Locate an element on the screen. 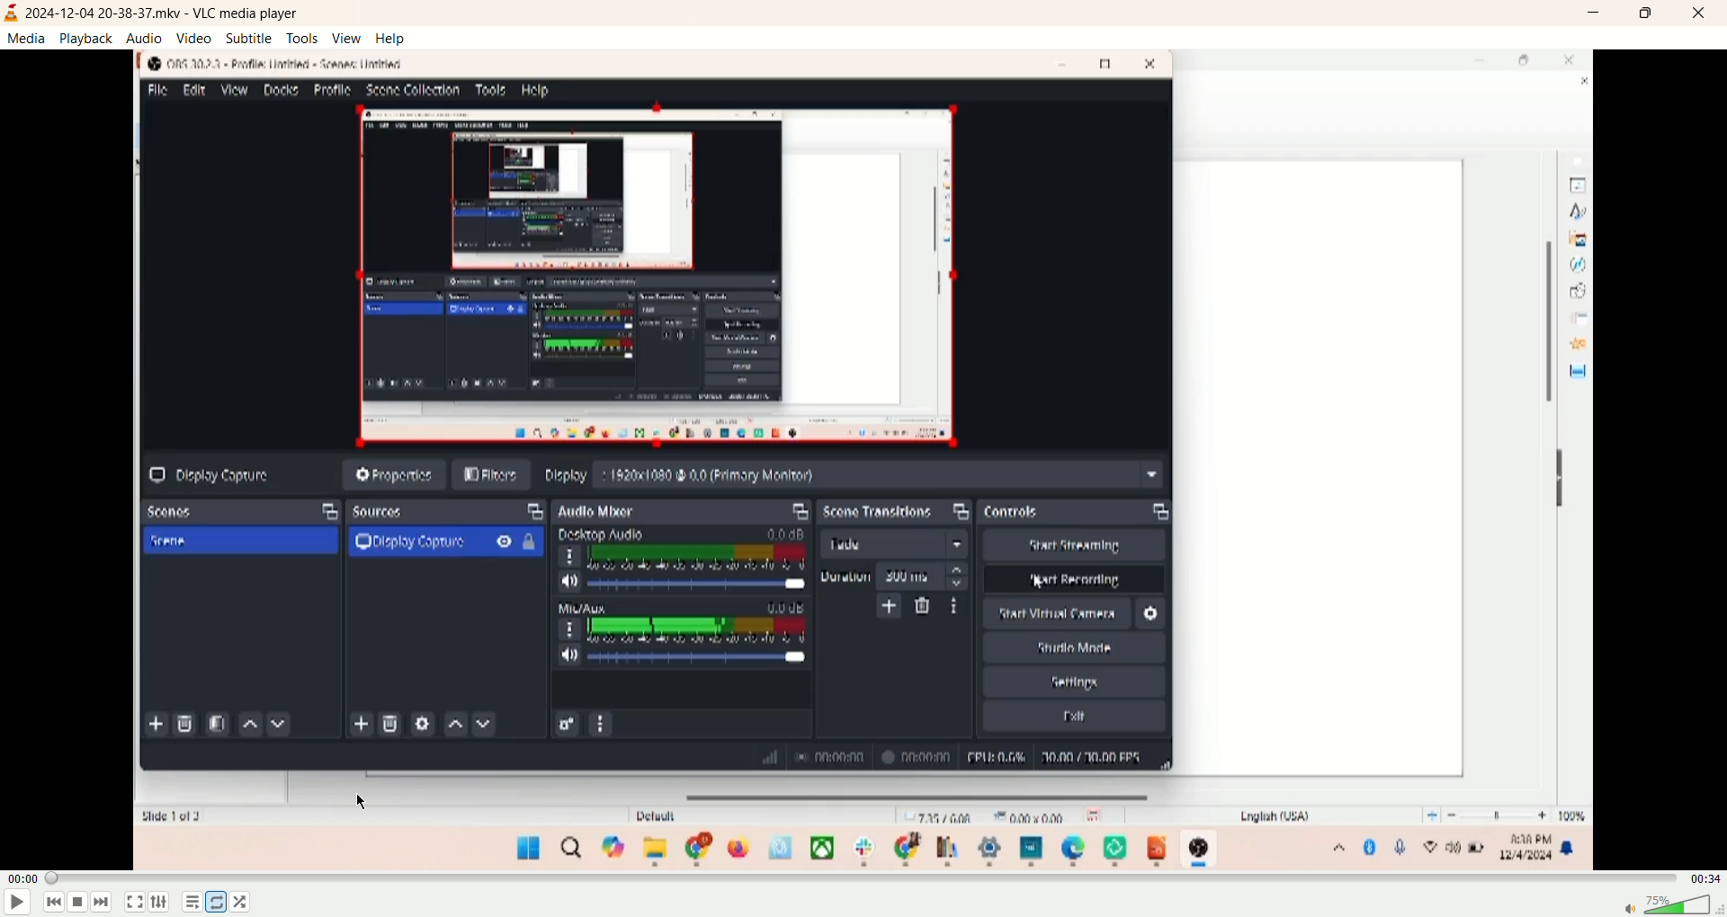 The height and width of the screenshot is (917, 1727). play is located at coordinates (18, 899).